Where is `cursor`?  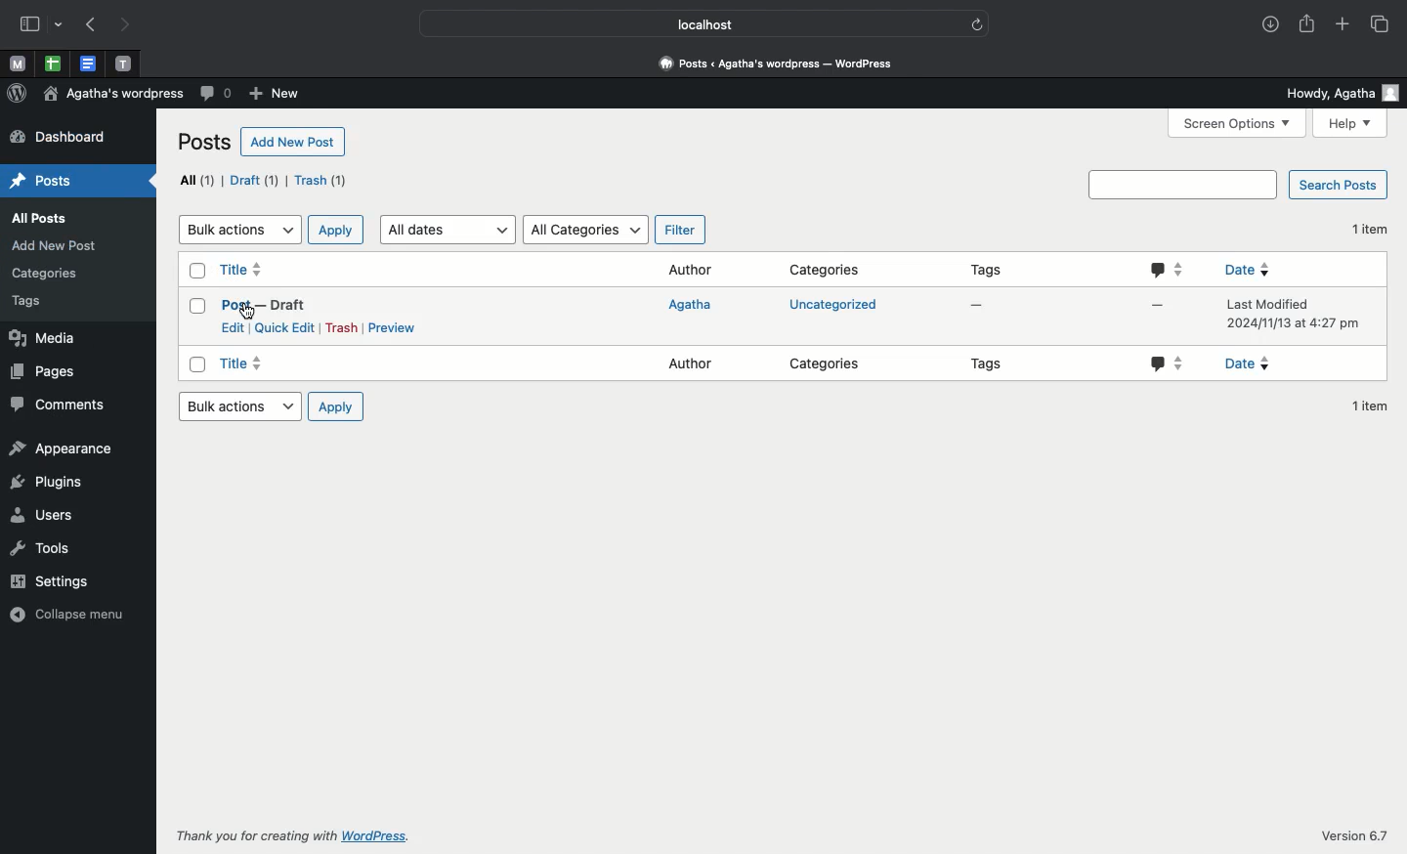
cursor is located at coordinates (247, 313).